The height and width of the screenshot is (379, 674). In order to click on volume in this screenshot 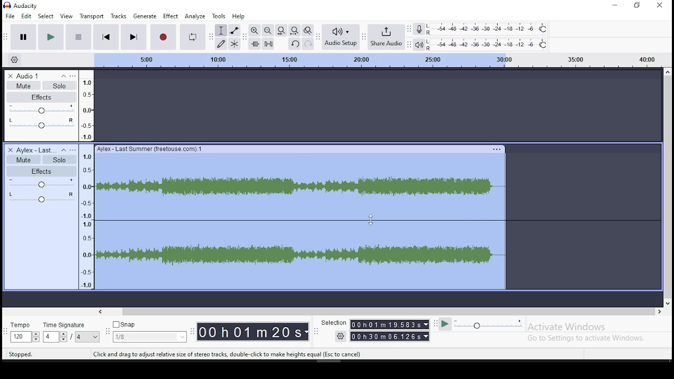, I will do `click(41, 183)`.